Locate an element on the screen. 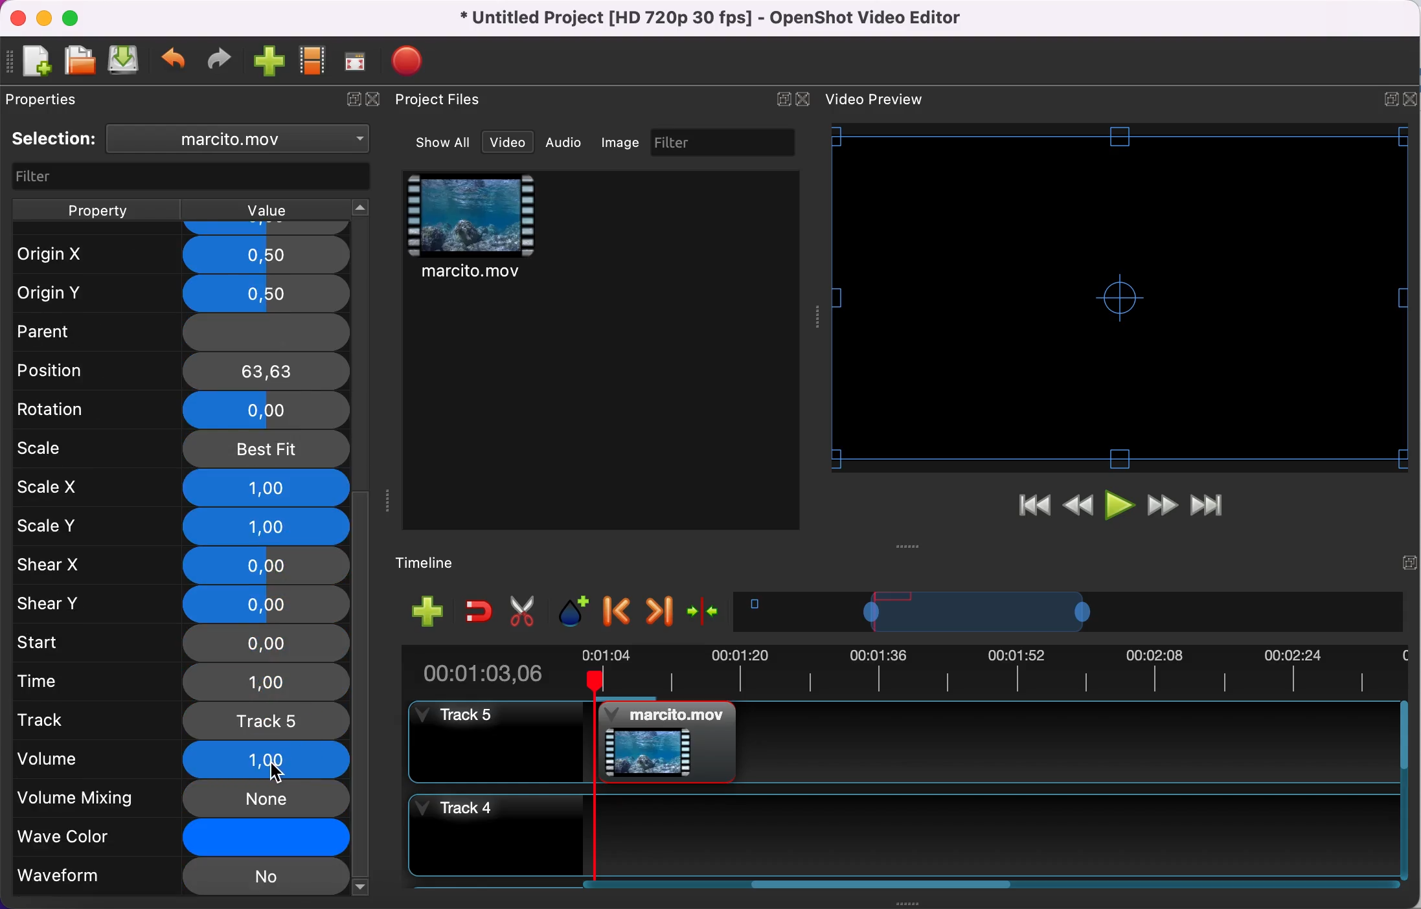  start 0 is located at coordinates (179, 644).